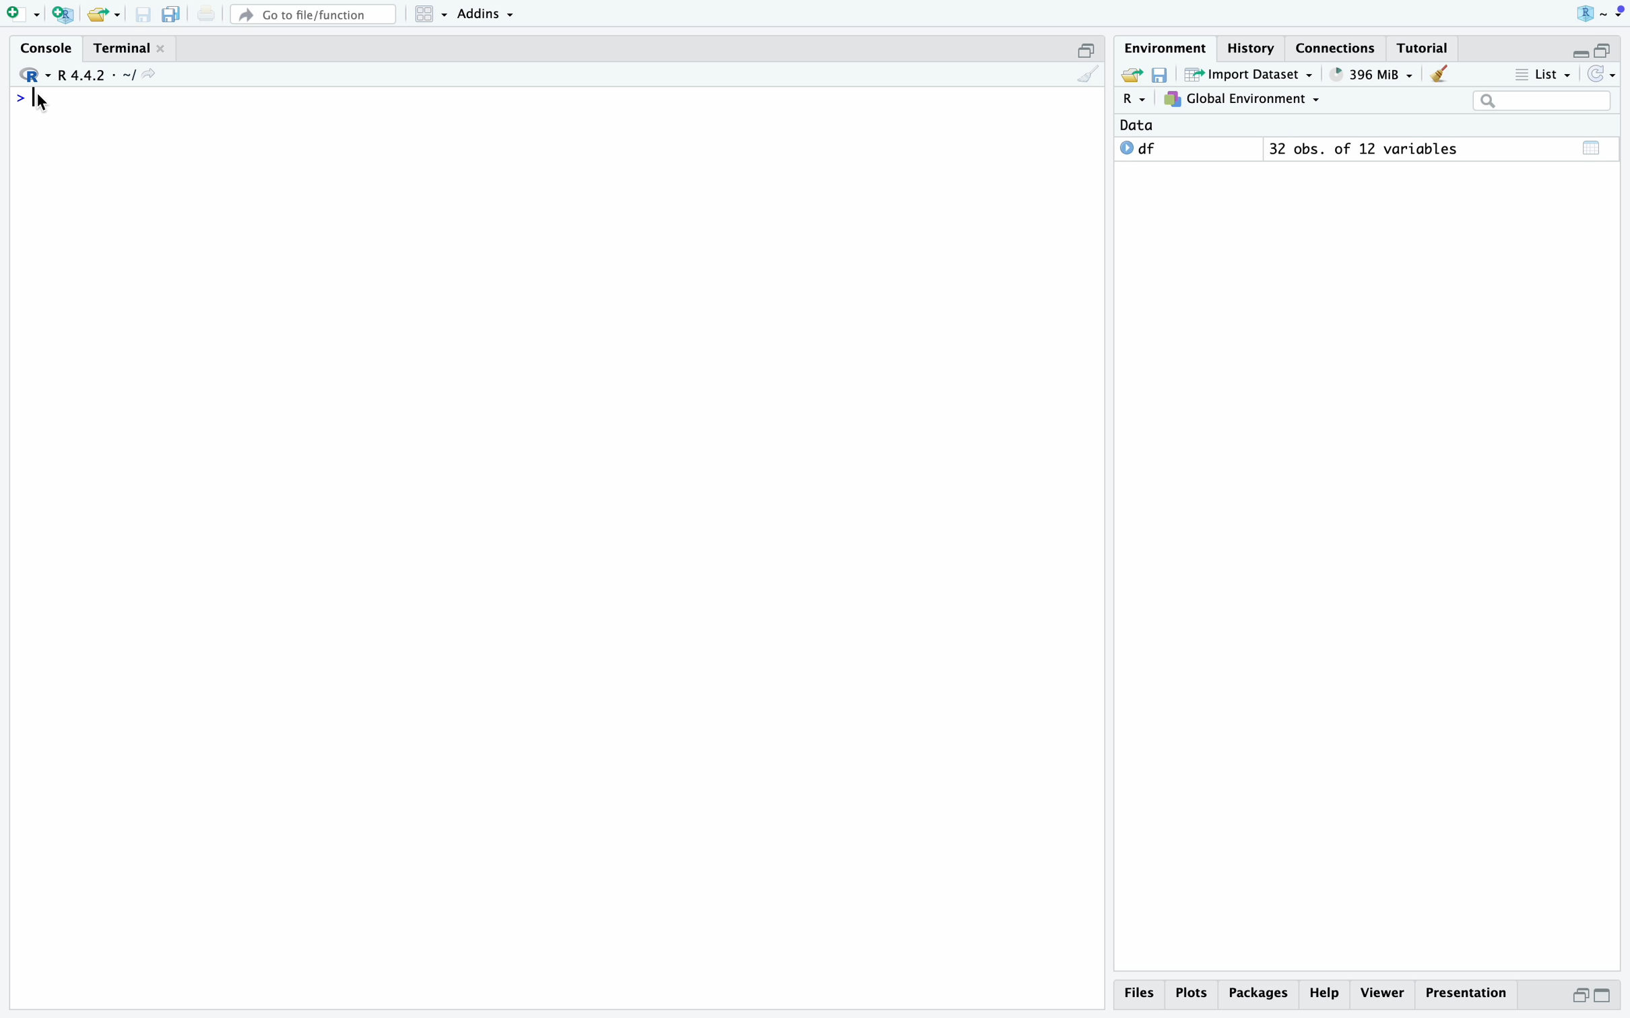 The image size is (1630, 1018). I want to click on go to file/function, so click(315, 15).